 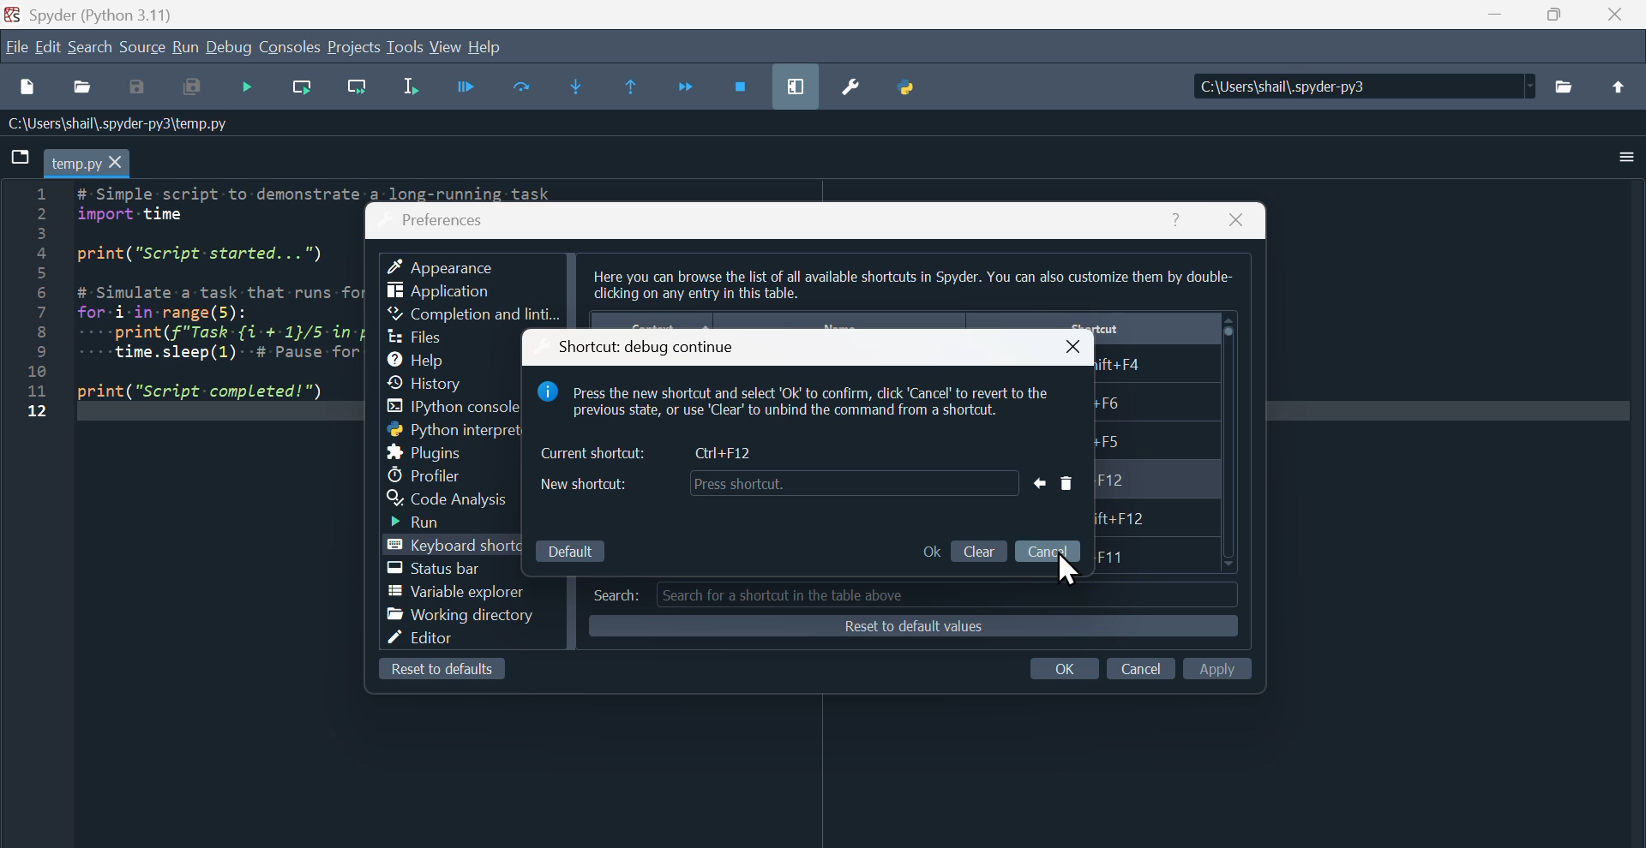 I want to click on Maximise, so click(x=1554, y=17).